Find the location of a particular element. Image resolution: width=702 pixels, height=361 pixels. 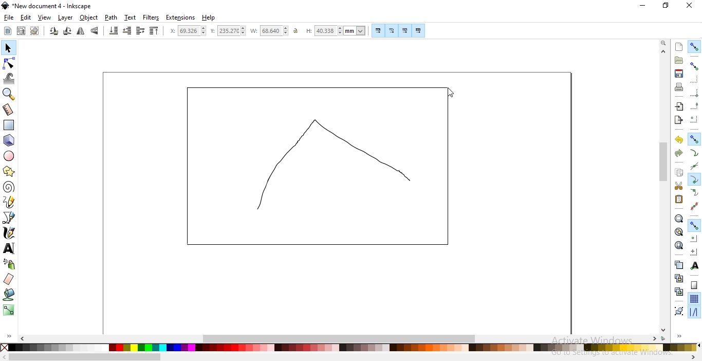

snap bounding boxes is located at coordinates (694, 65).